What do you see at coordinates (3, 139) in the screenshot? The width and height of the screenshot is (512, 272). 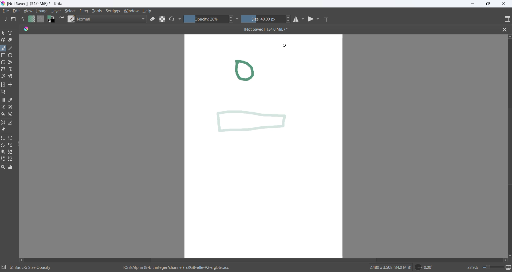 I see `rectangular selection tool` at bounding box center [3, 139].